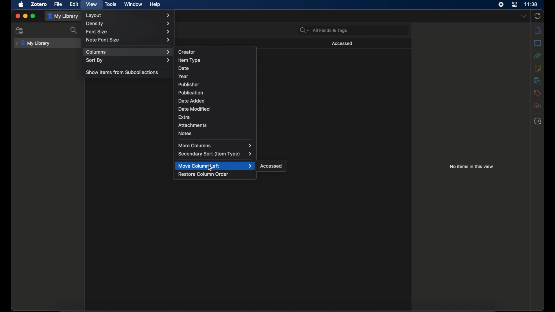  I want to click on time, so click(531, 4).